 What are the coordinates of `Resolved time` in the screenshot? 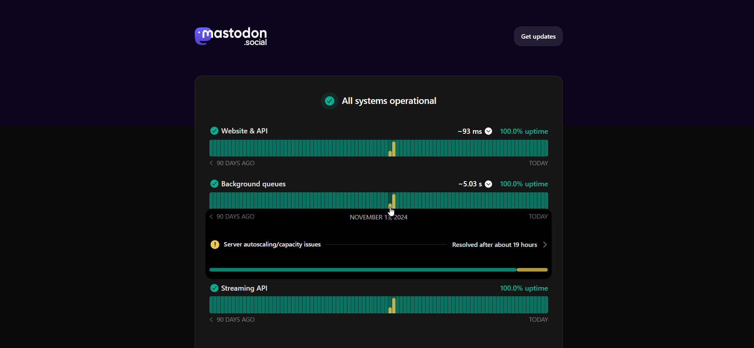 It's located at (499, 245).